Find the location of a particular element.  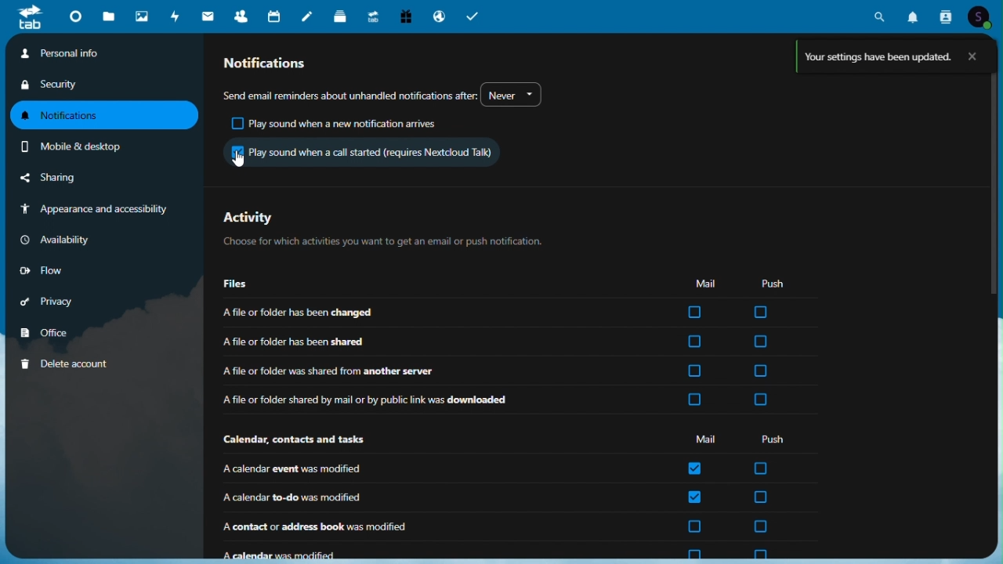

check box is located at coordinates (694, 313).